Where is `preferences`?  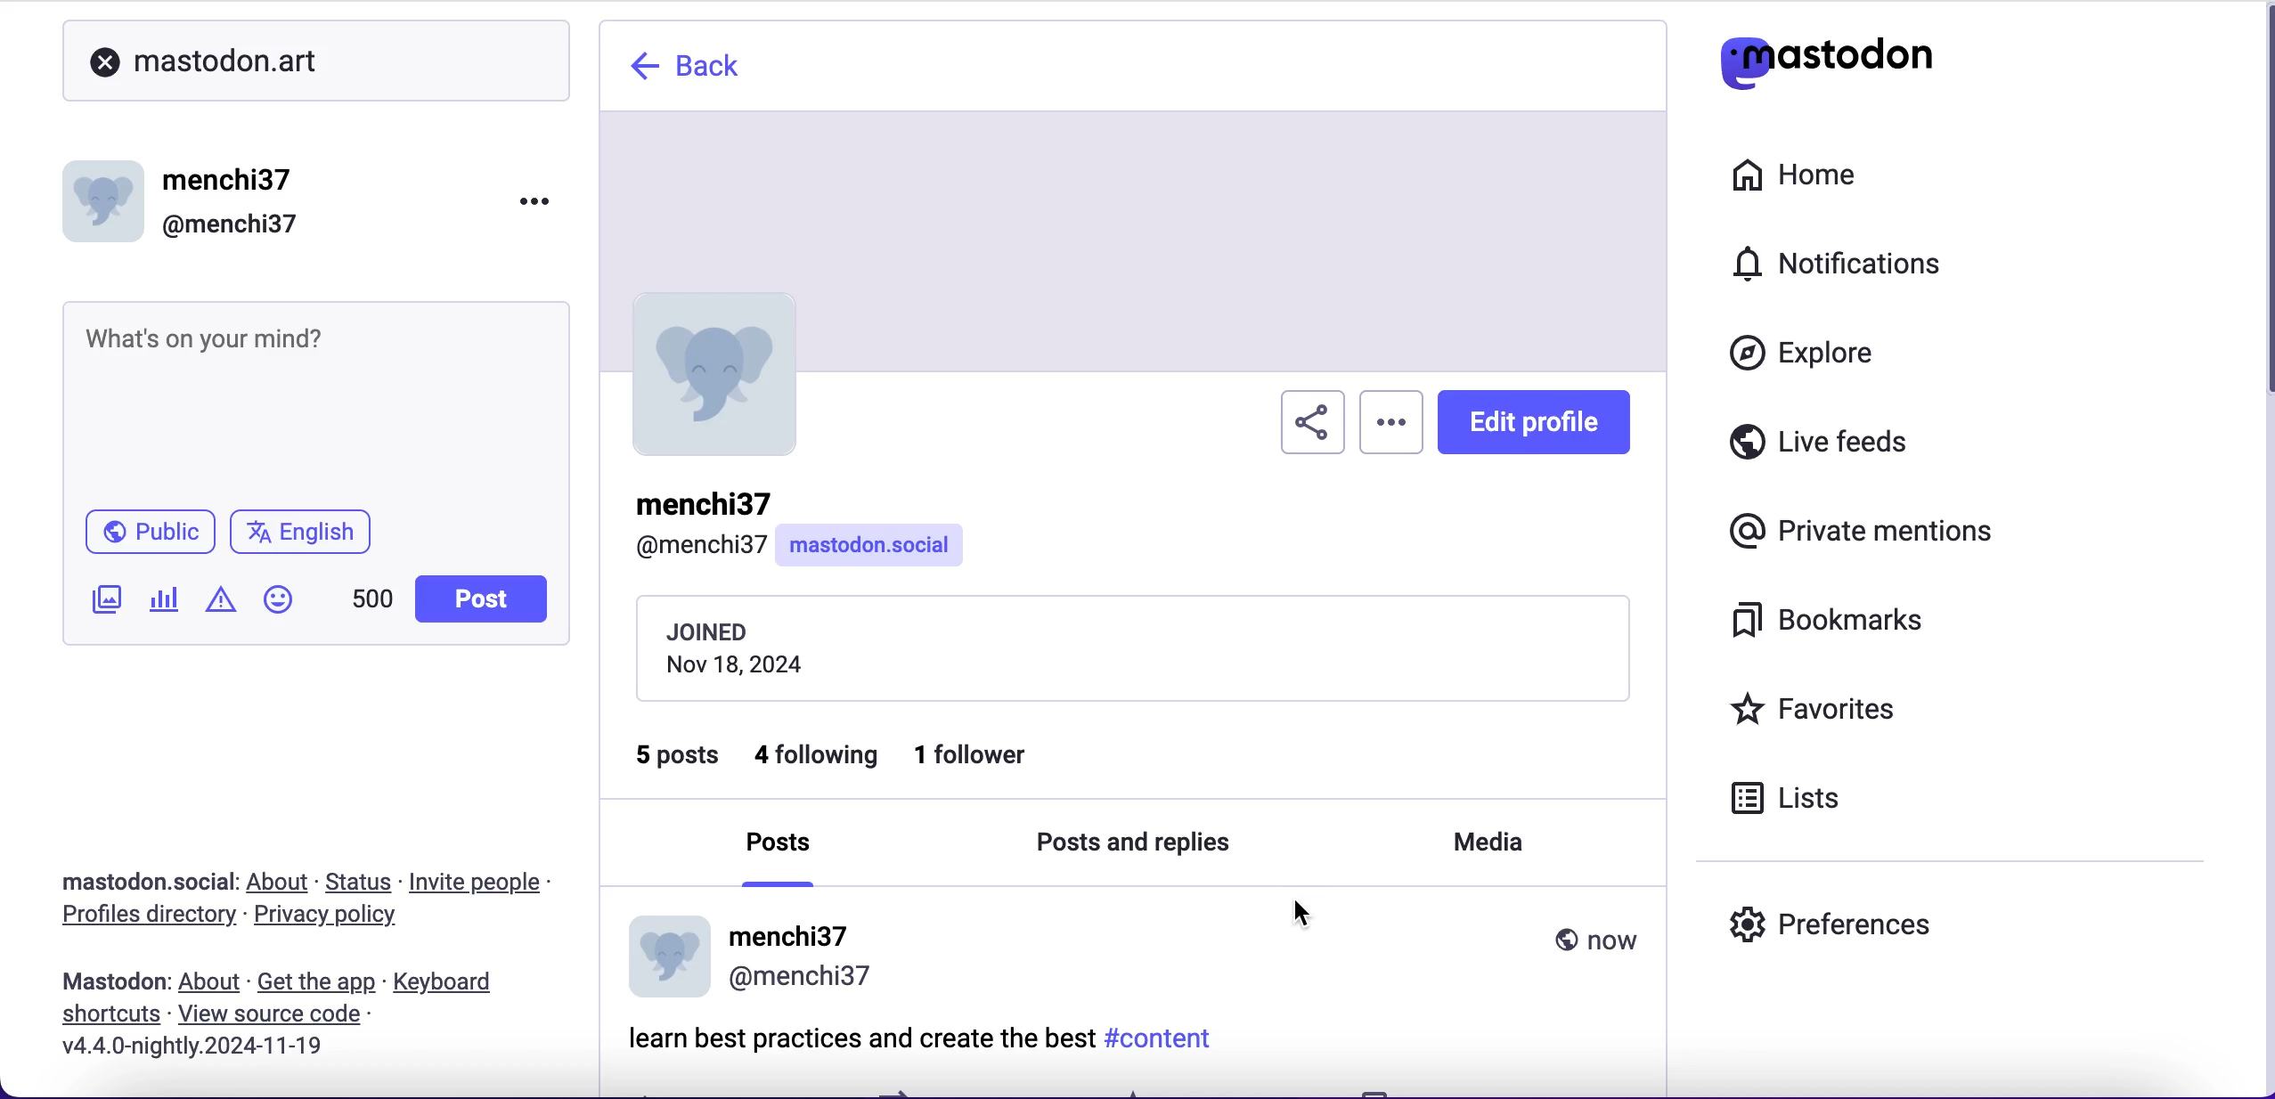 preferences is located at coordinates (1910, 918).